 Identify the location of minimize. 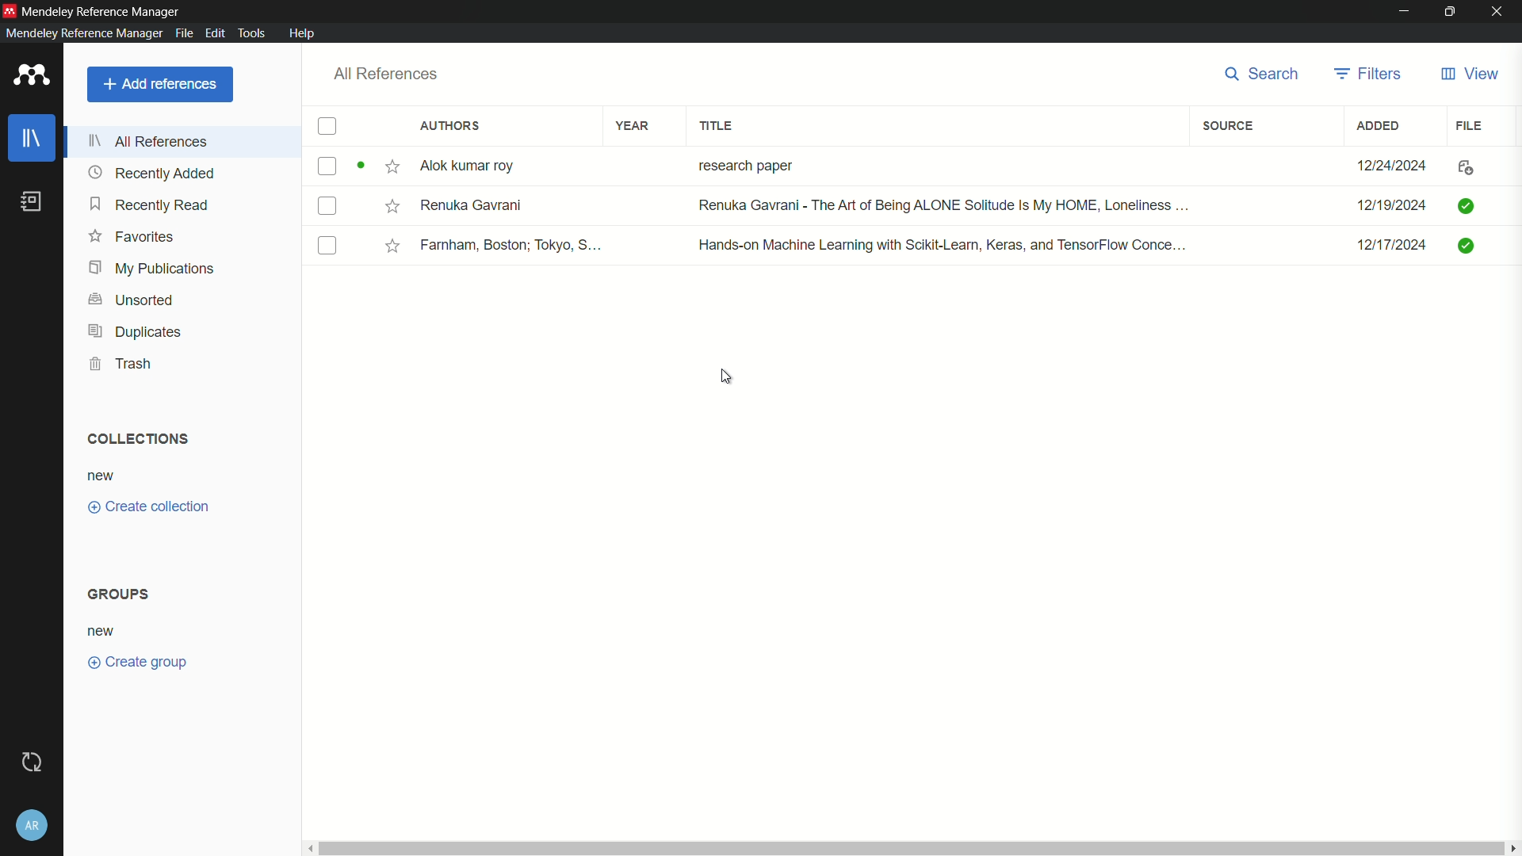
(1402, 12).